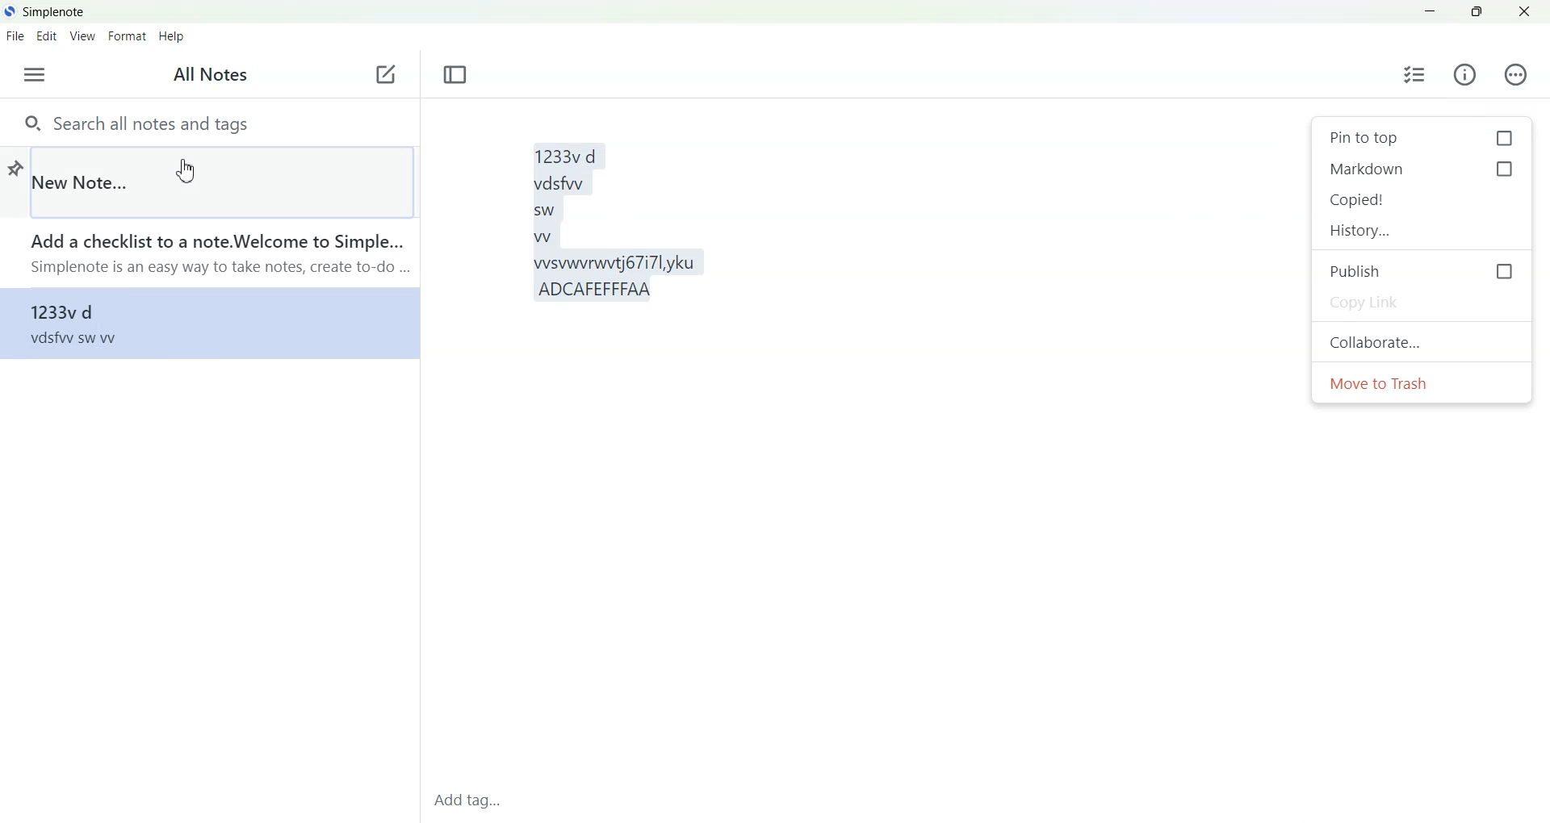 The width and height of the screenshot is (1550, 823). Describe the element at coordinates (174, 37) in the screenshot. I see `Help` at that location.